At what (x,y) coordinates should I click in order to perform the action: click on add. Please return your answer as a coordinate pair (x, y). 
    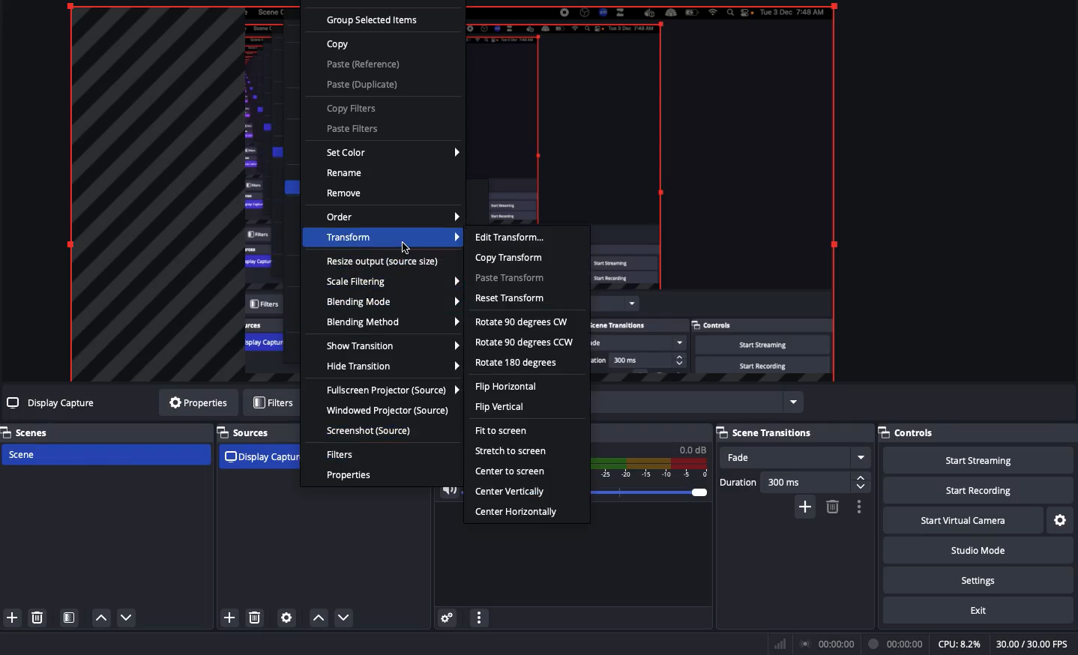
    Looking at the image, I should click on (807, 510).